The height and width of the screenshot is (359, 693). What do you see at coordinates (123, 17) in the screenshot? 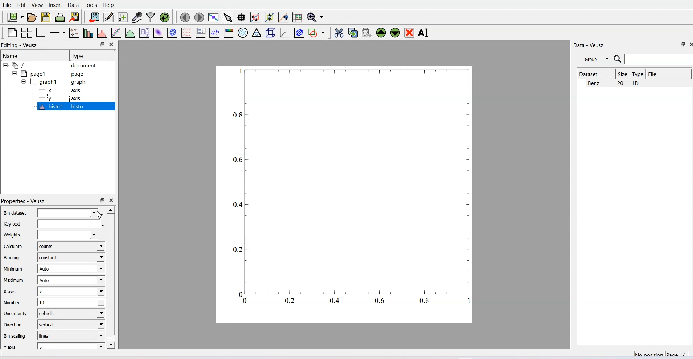
I see `Create a new dataset` at bounding box center [123, 17].